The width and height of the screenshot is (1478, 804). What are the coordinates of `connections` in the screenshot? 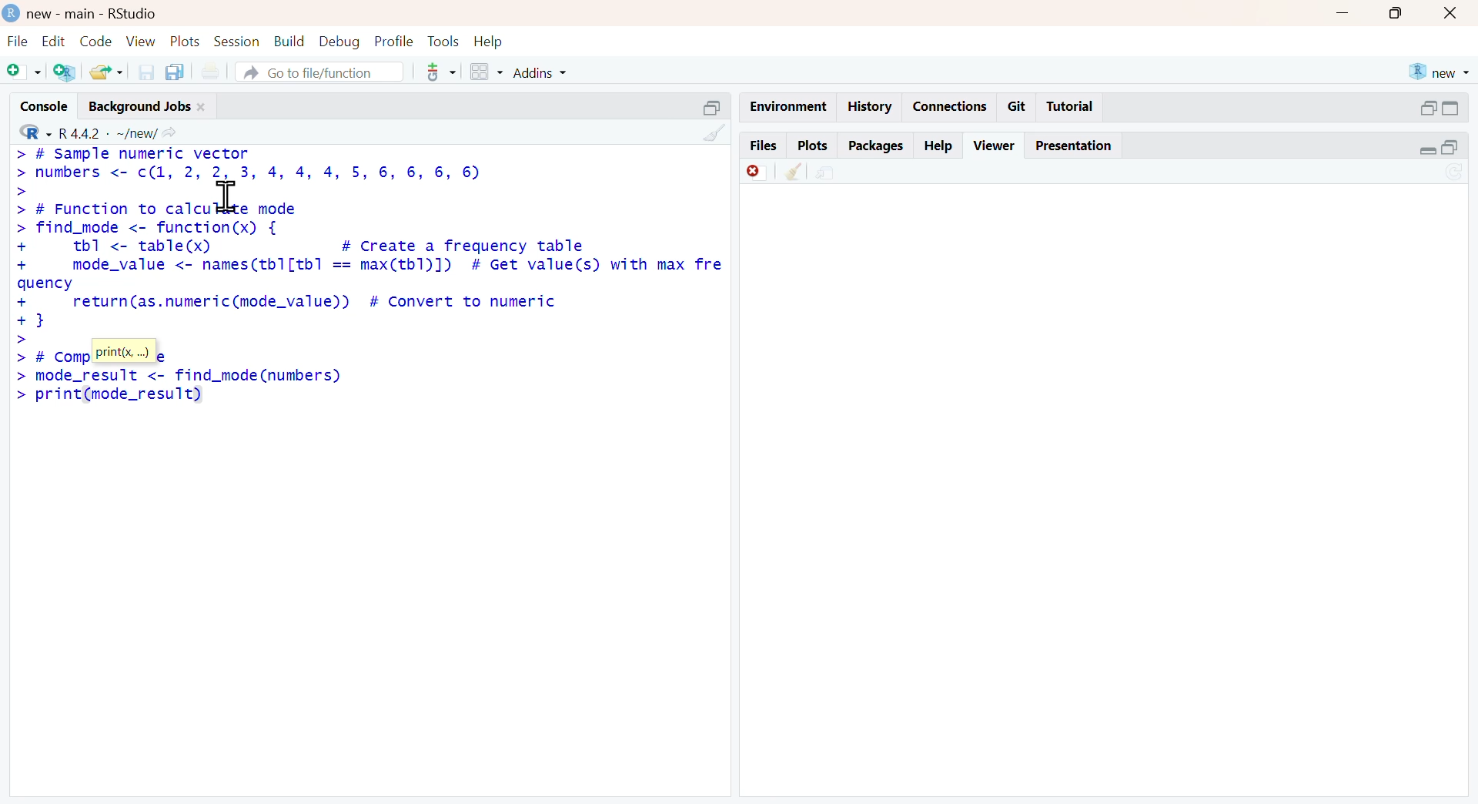 It's located at (951, 107).